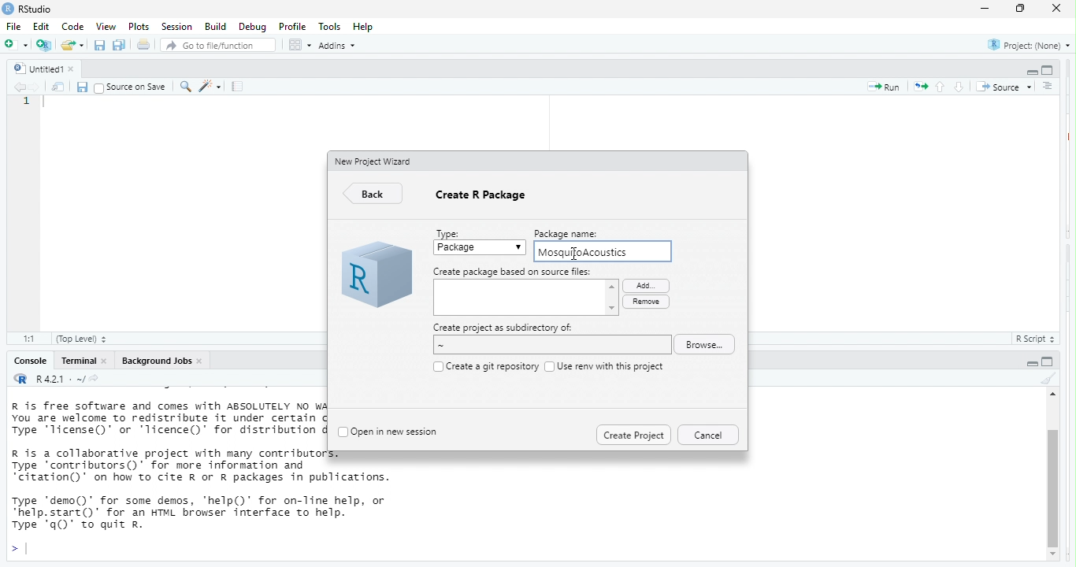 Image resolution: width=1076 pixels, height=567 pixels. I want to click on View, so click(105, 27).